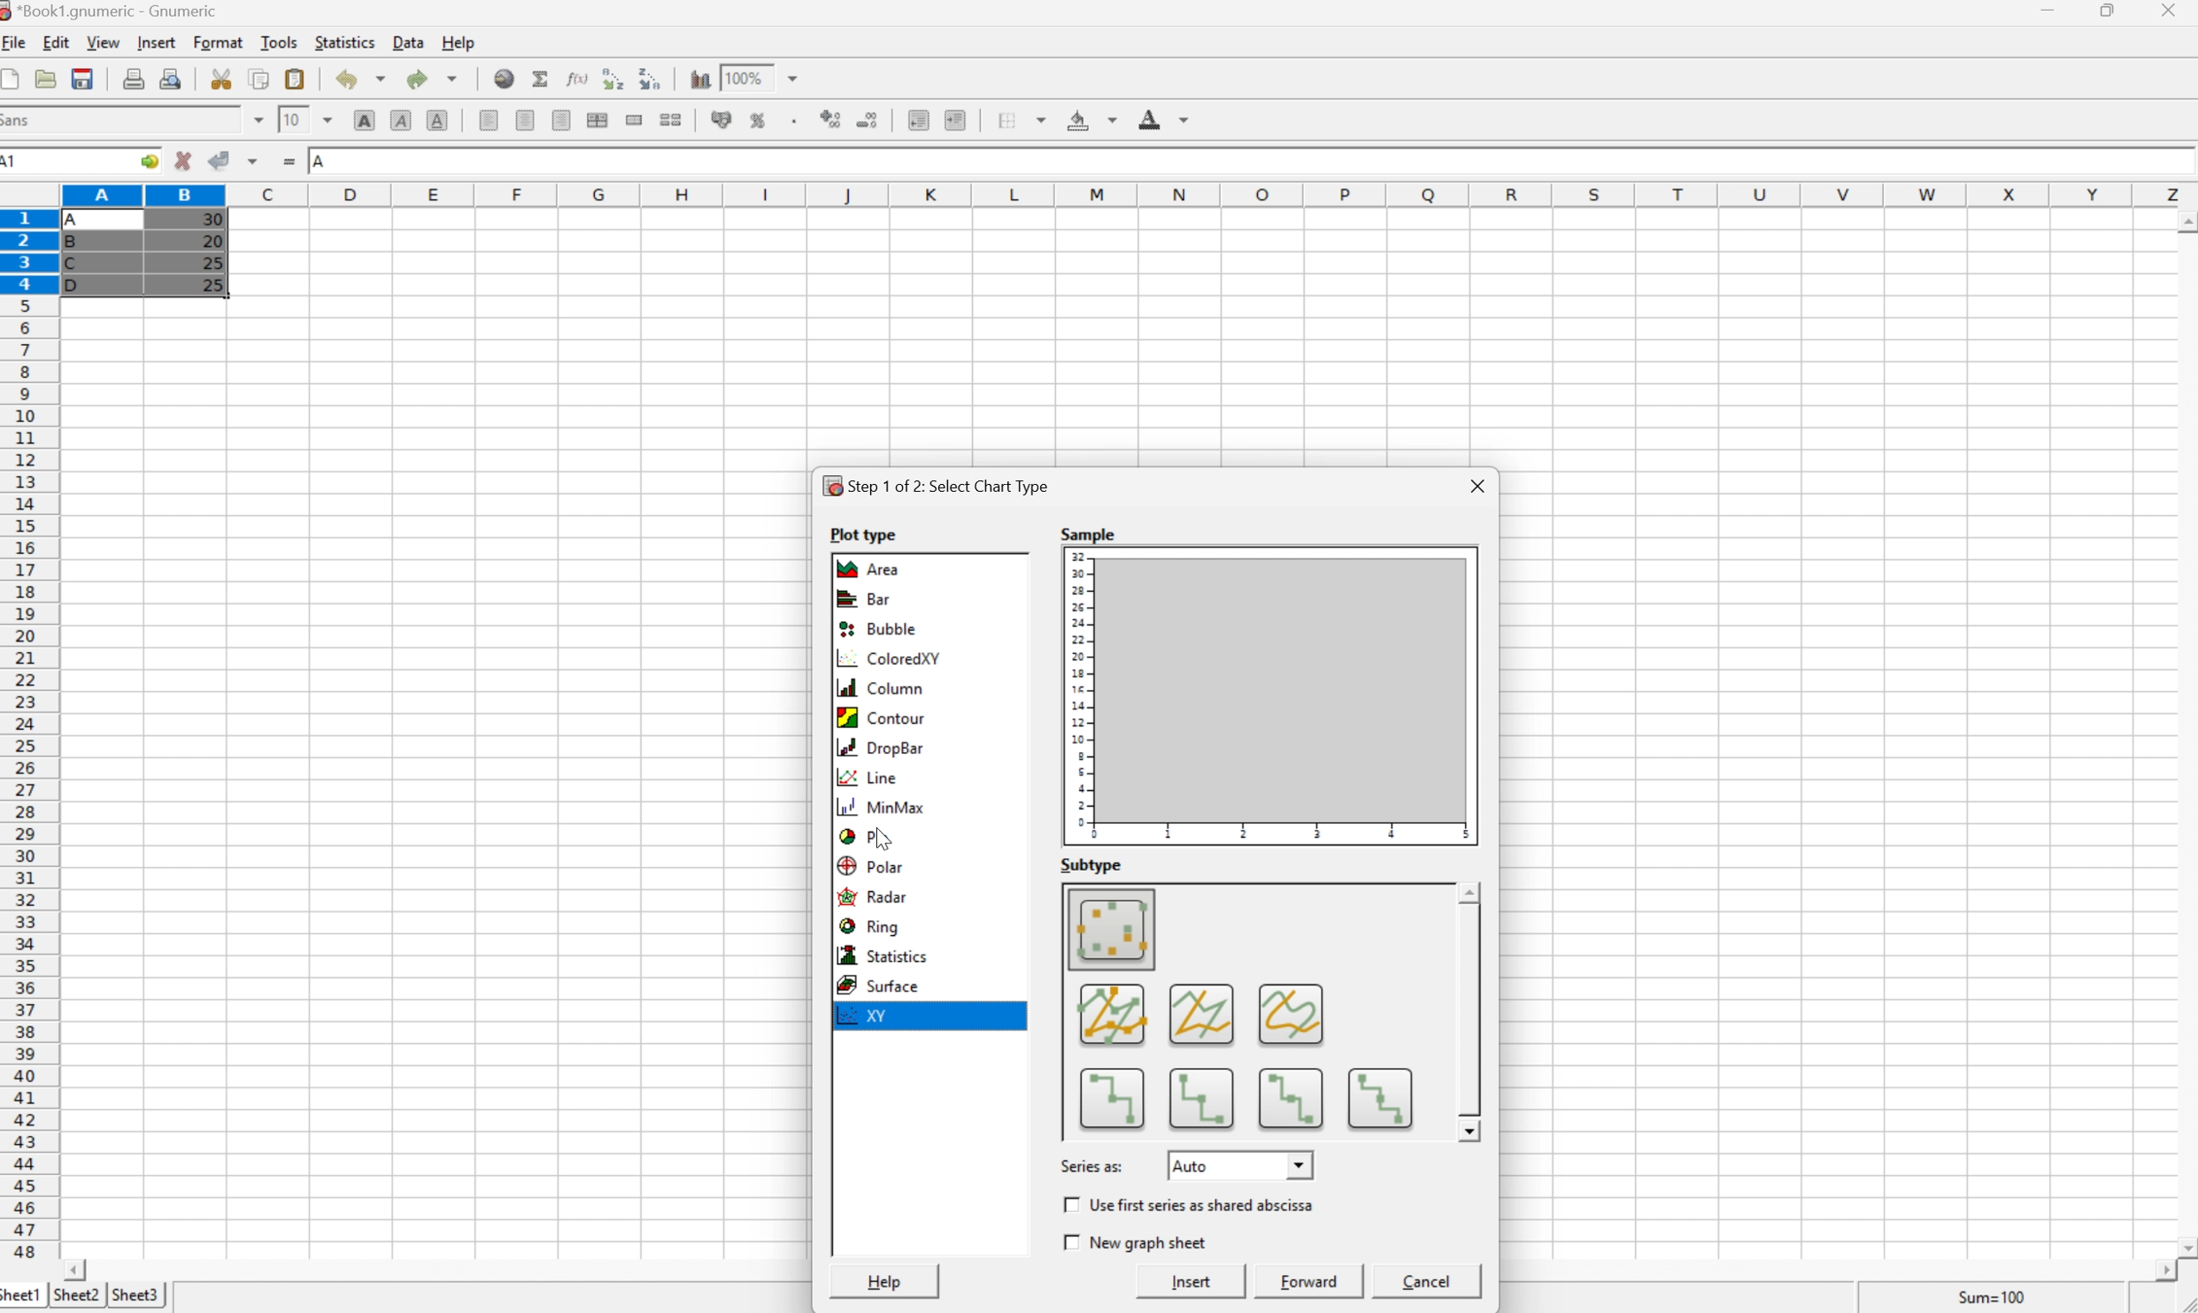  Describe the element at coordinates (886, 1282) in the screenshot. I see `Help` at that location.